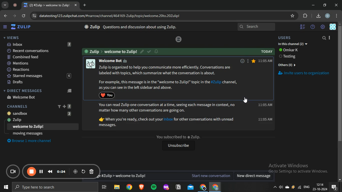 The height and width of the screenshot is (192, 342). I want to click on volume, so click(281, 188).